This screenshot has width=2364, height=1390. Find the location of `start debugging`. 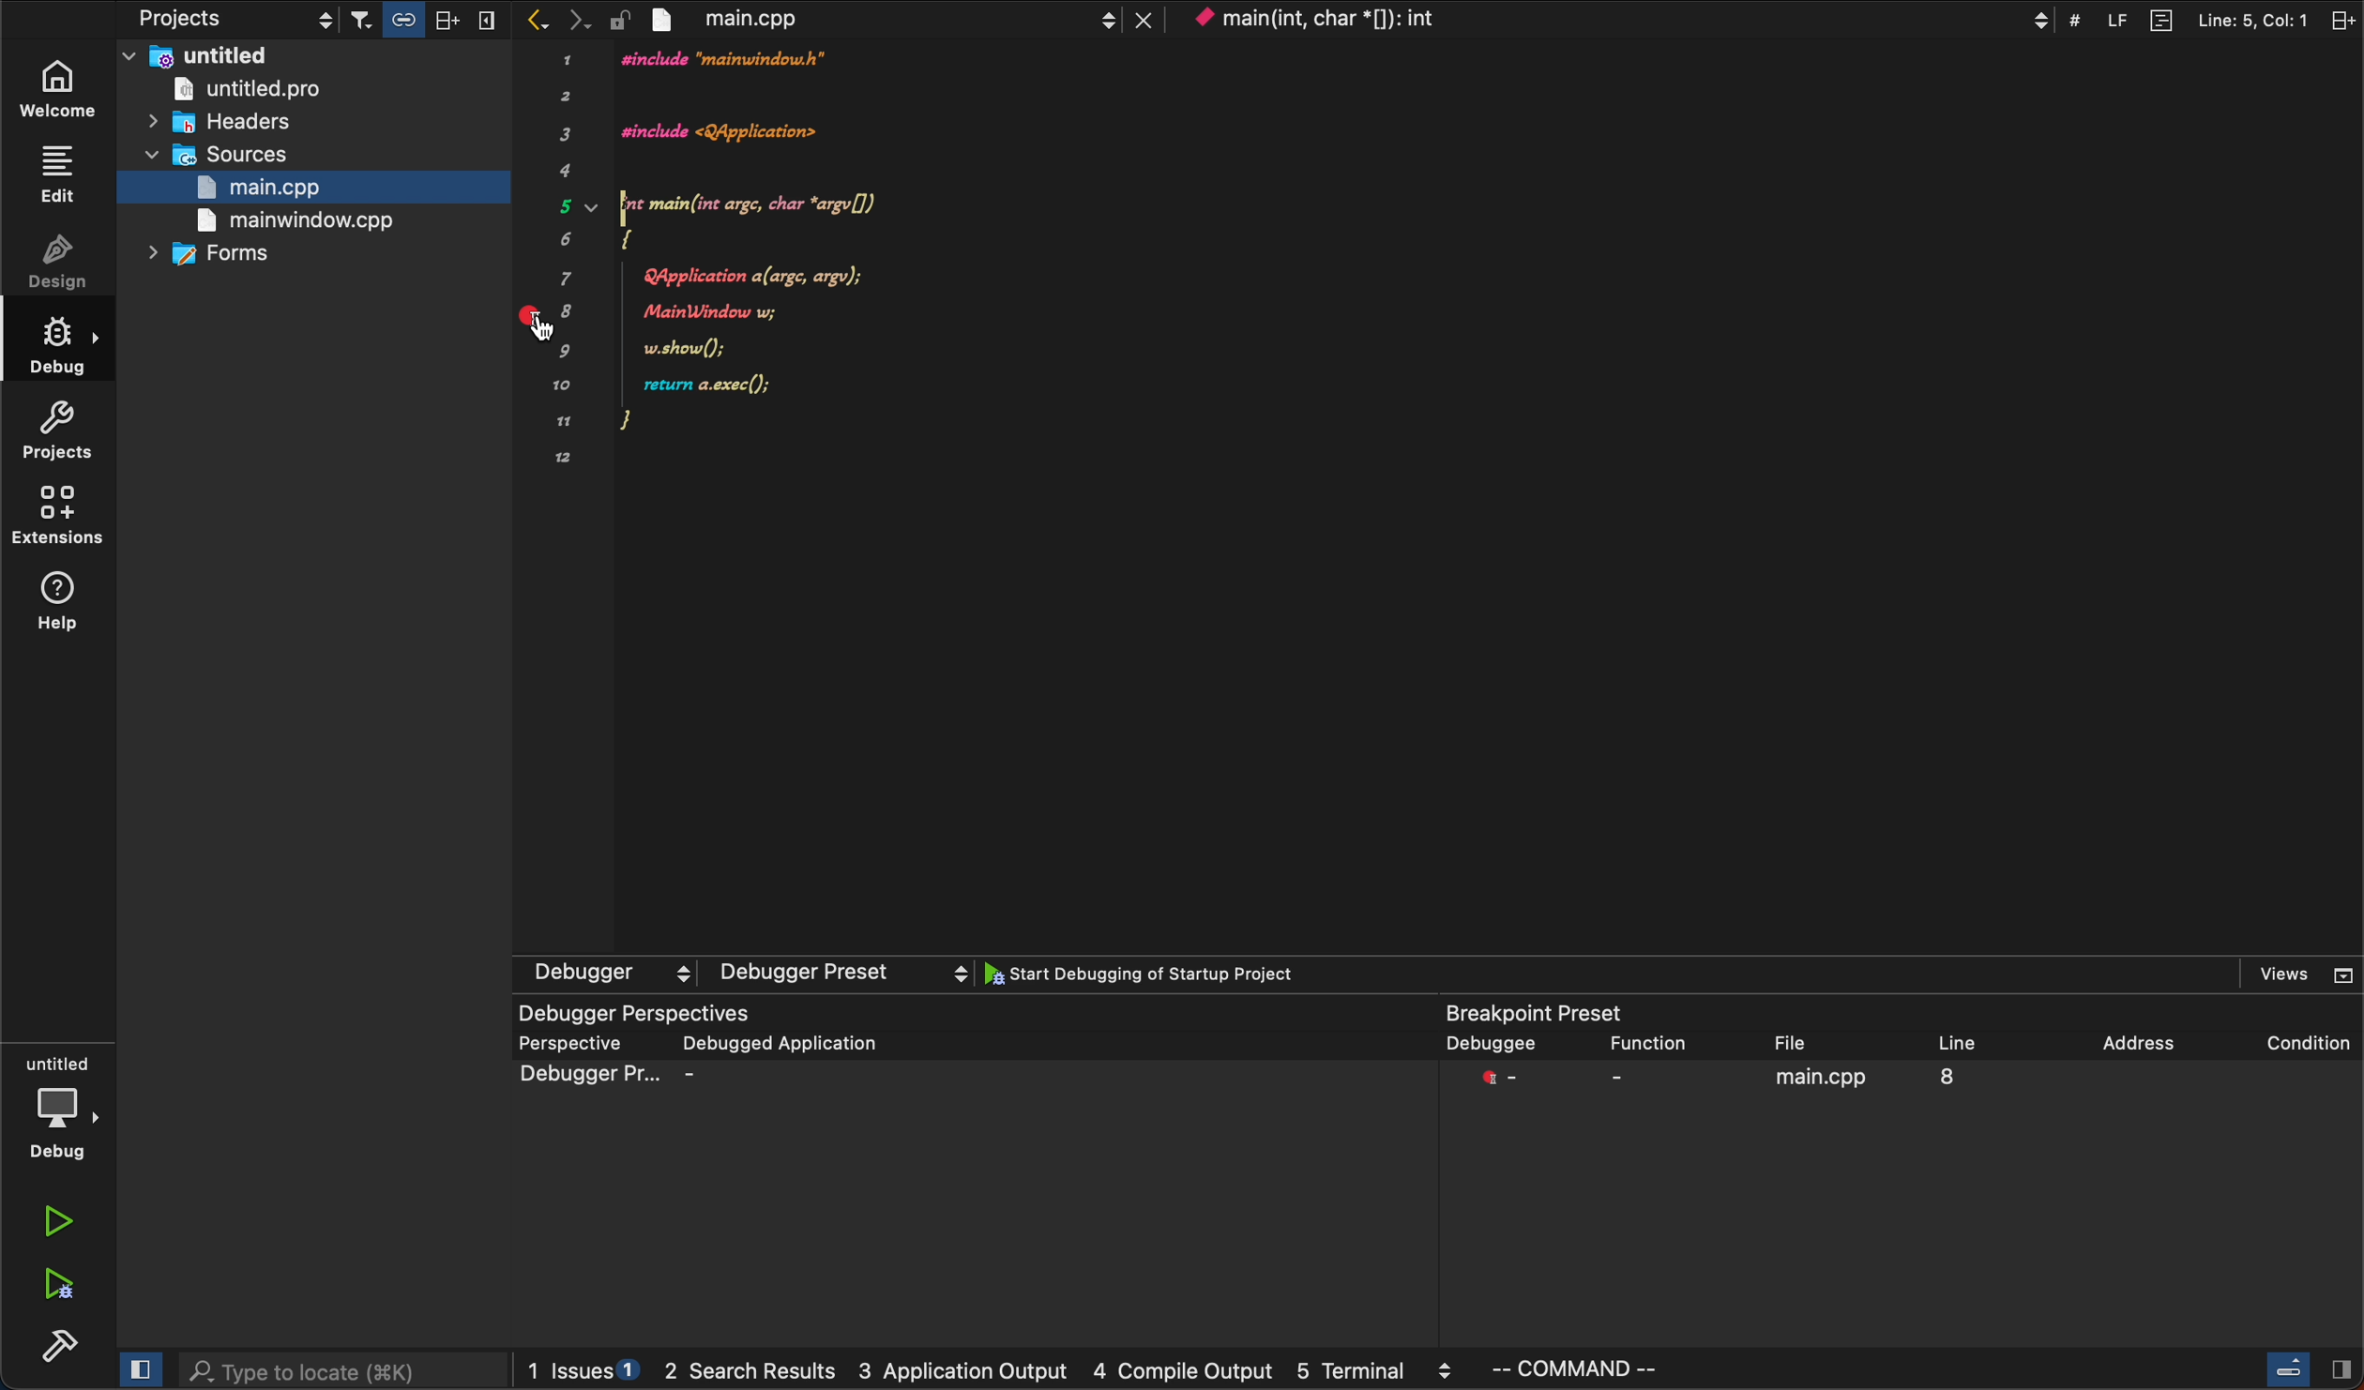

start debugging is located at coordinates (1169, 977).